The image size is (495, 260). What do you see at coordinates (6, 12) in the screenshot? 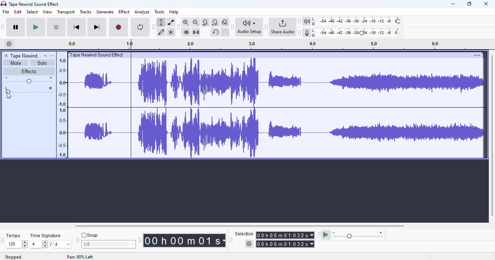
I see `file` at bounding box center [6, 12].